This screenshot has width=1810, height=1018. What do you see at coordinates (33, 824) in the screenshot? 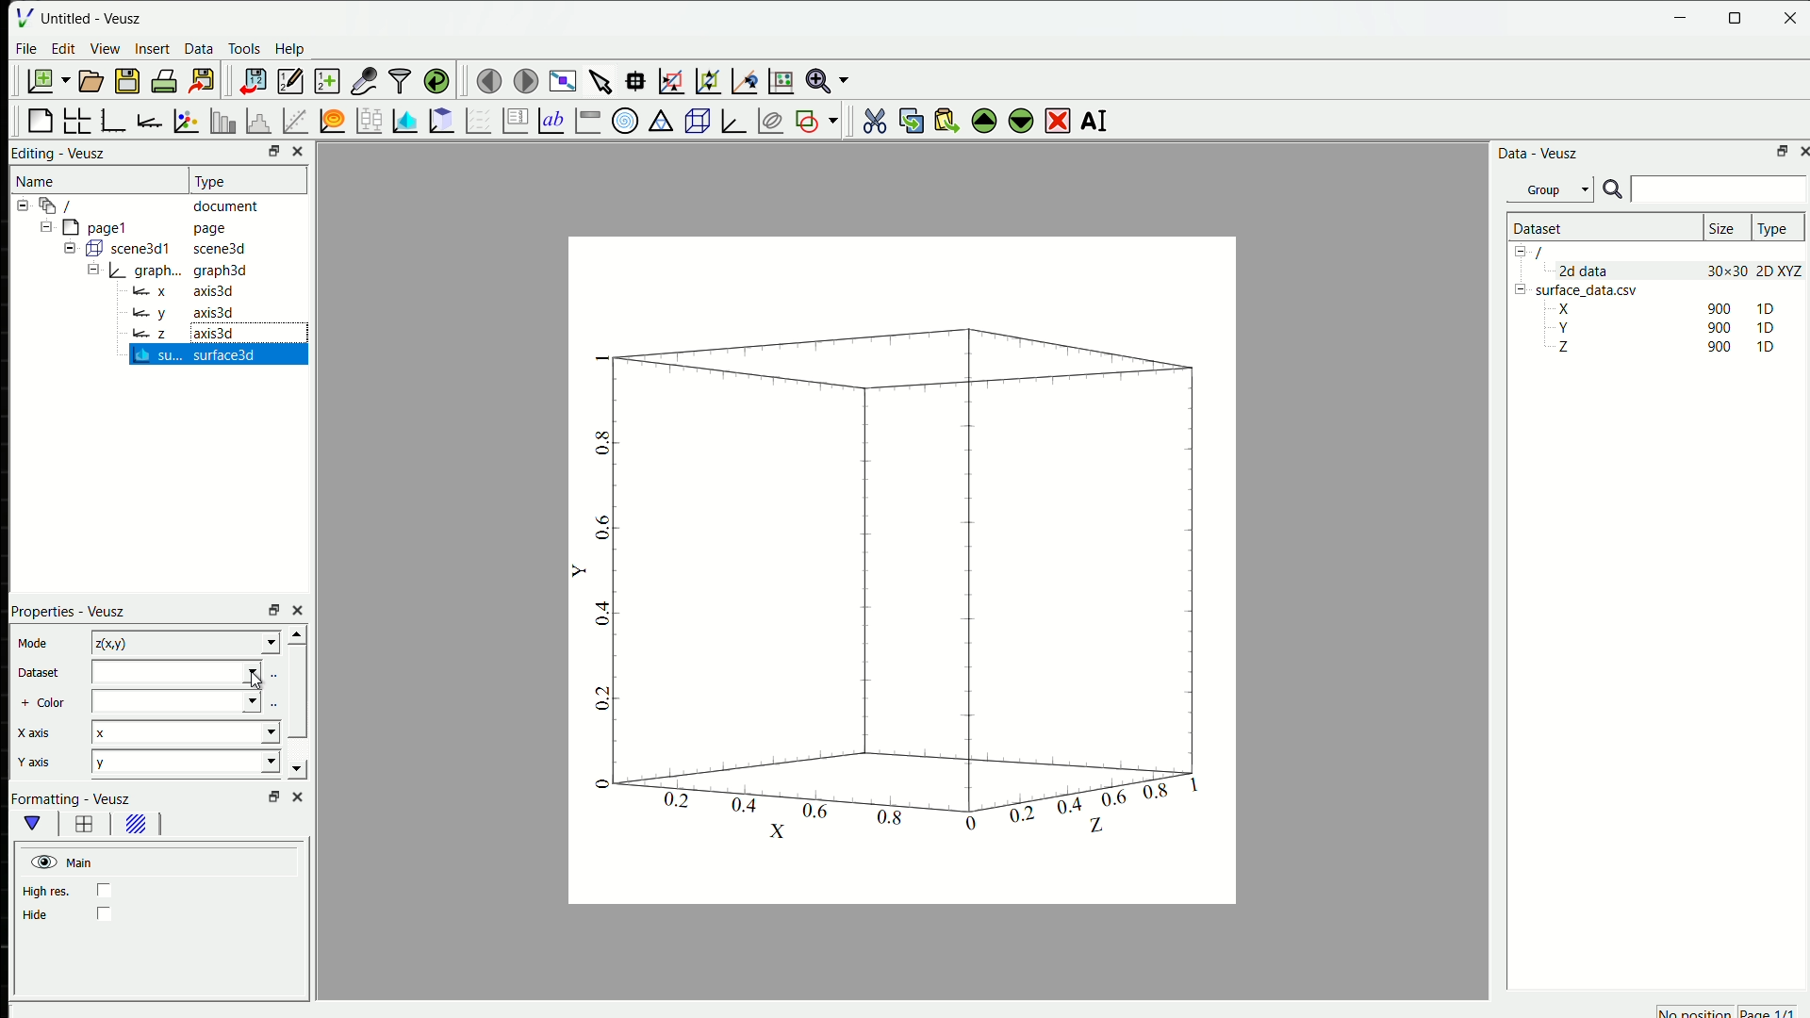
I see `main formatting ` at bounding box center [33, 824].